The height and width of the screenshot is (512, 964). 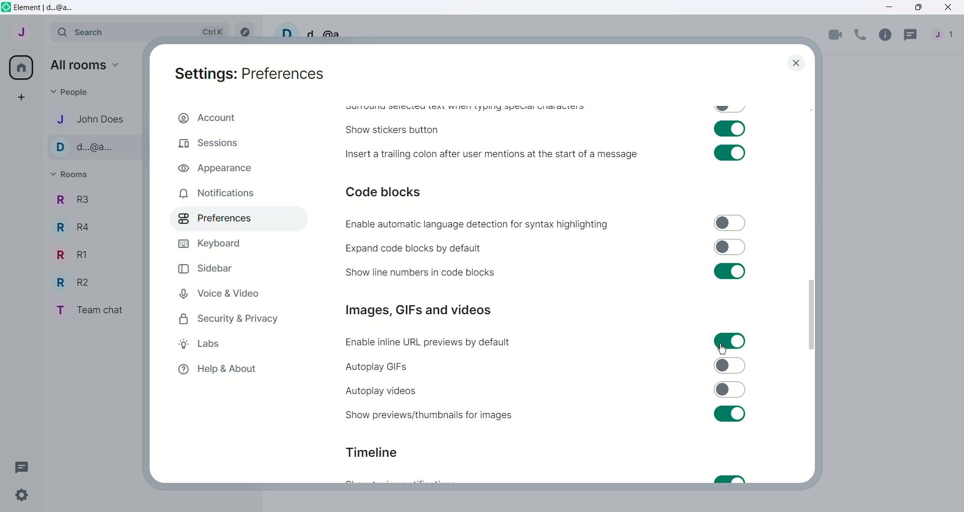 I want to click on People , so click(x=72, y=93).